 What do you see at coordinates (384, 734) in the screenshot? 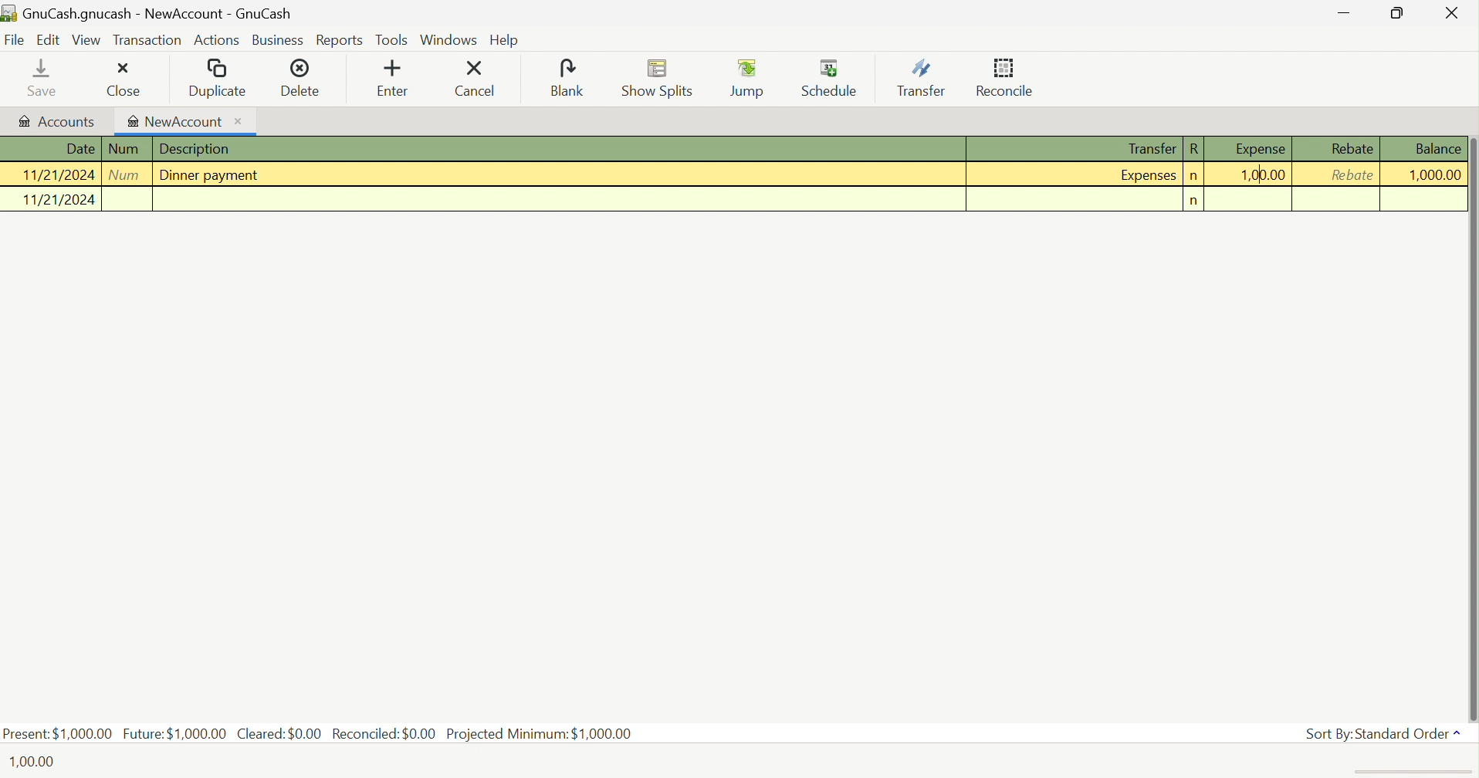
I see `Reconciled: $0.00` at bounding box center [384, 734].